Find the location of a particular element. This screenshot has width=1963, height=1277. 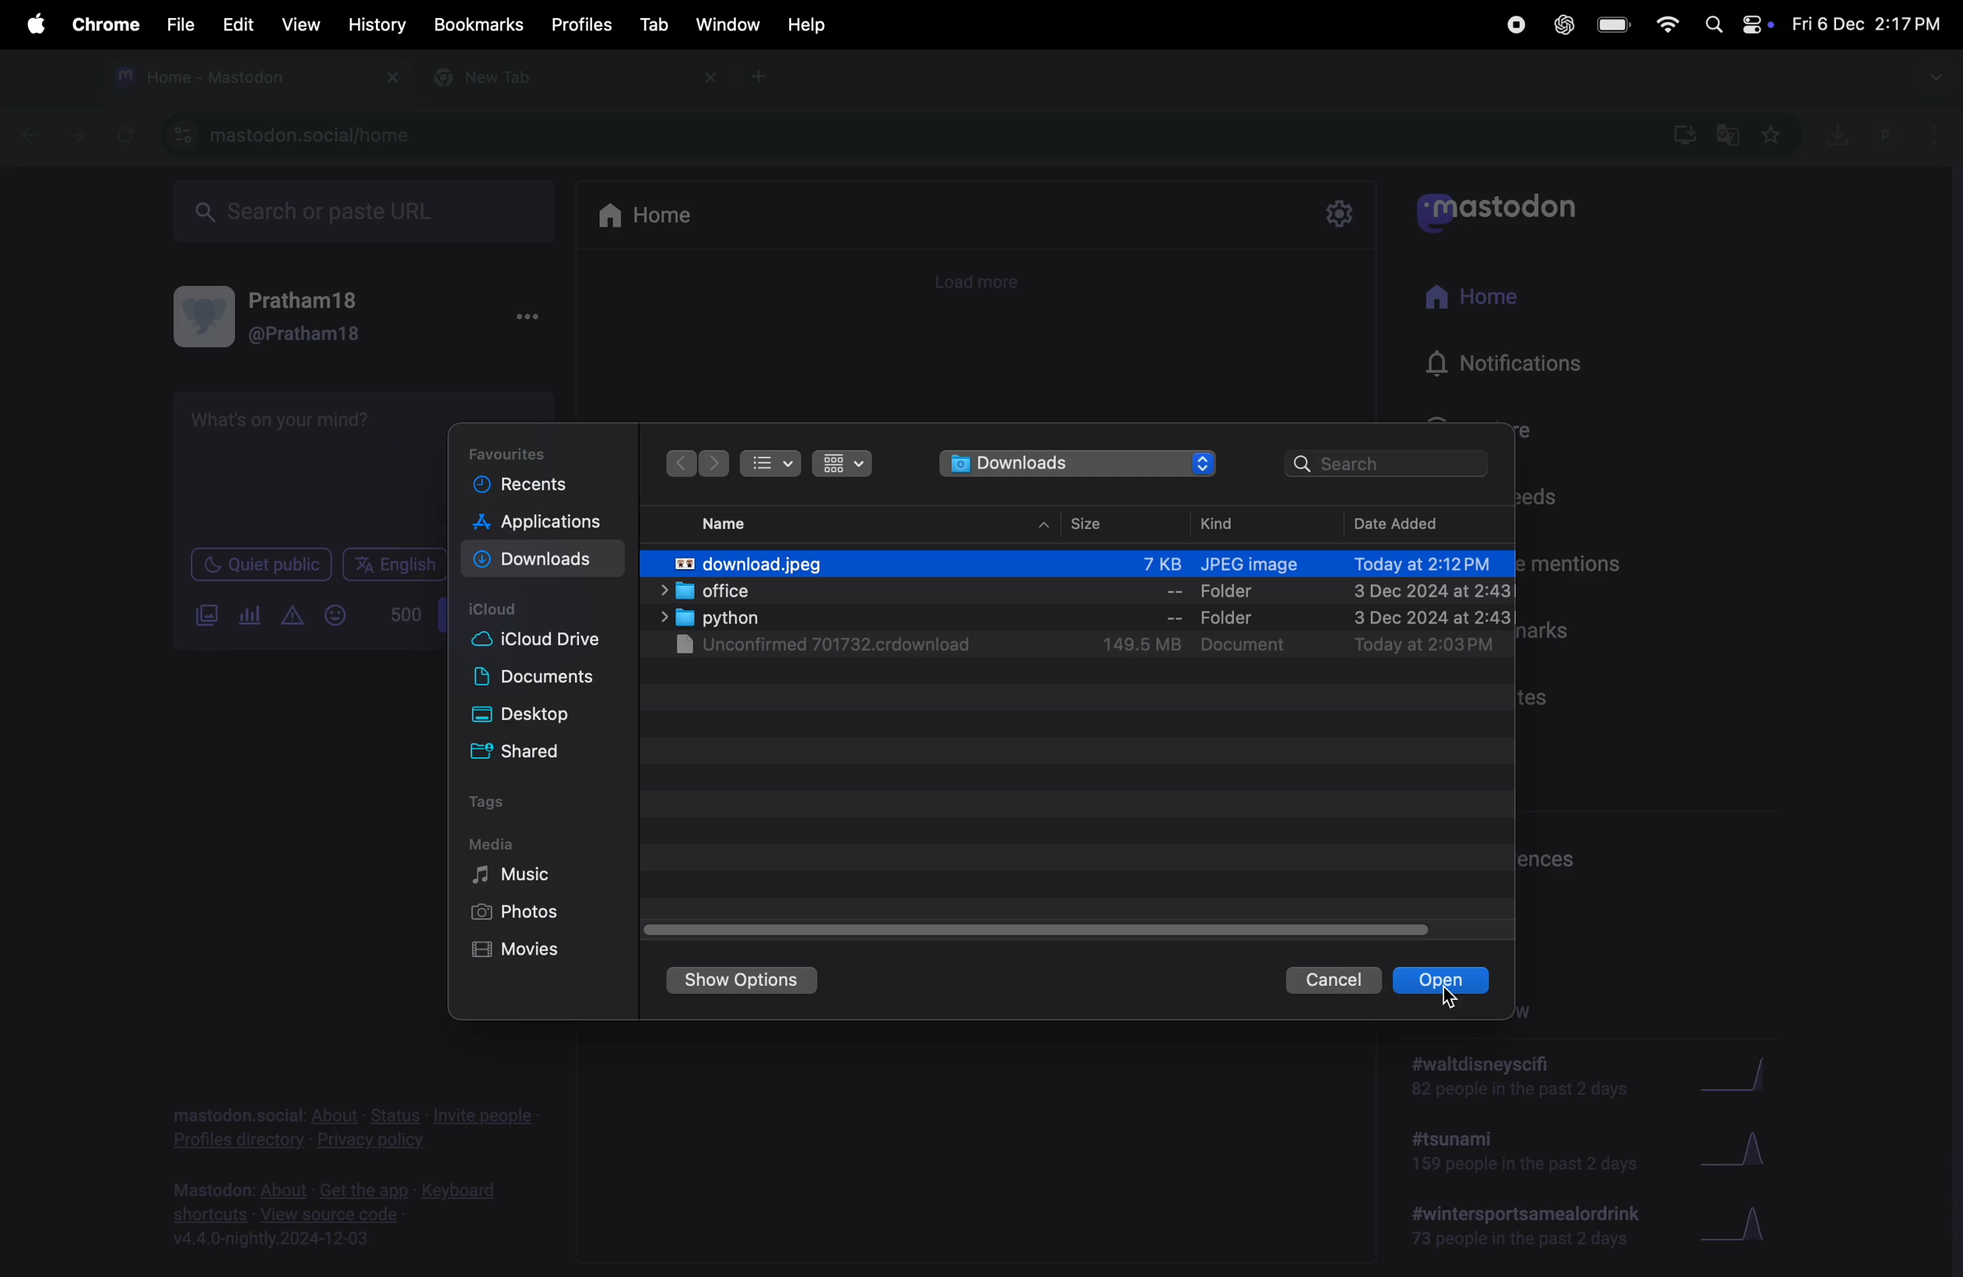

unkownn download is located at coordinates (1087, 647).